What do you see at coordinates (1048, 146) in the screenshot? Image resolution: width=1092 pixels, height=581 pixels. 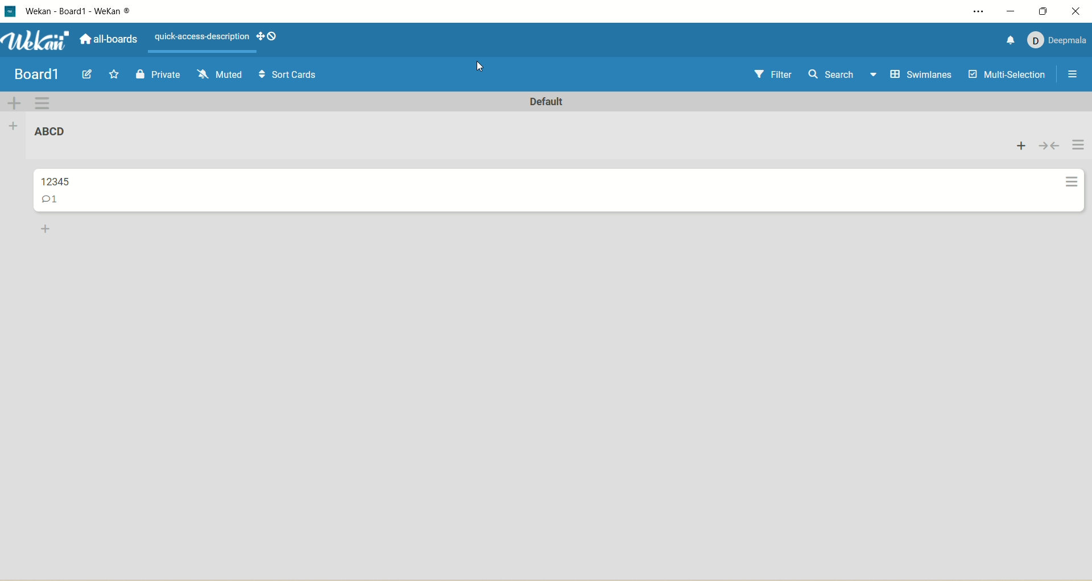 I see `collapse` at bounding box center [1048, 146].